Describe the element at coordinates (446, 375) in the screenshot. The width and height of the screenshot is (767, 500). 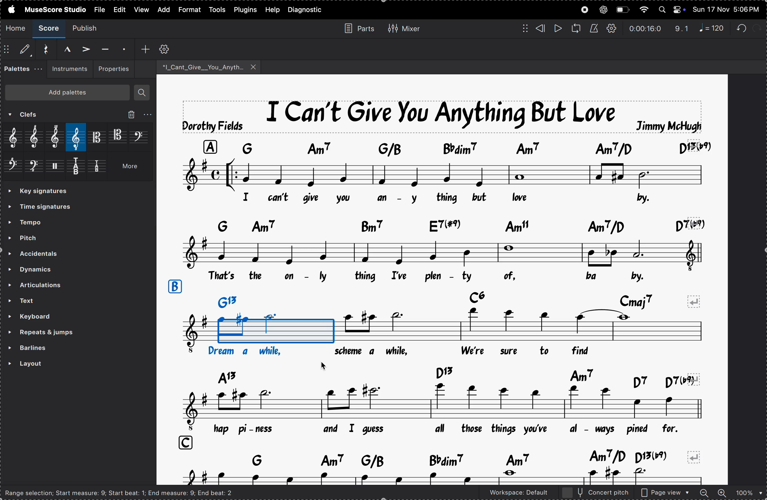
I see `key notes` at that location.